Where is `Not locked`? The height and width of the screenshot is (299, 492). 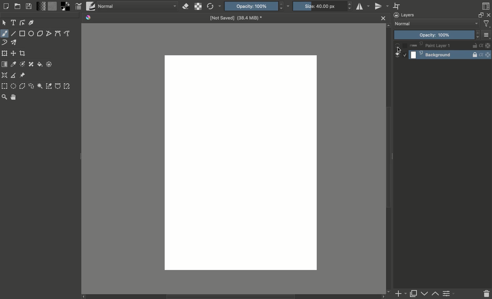
Not locked is located at coordinates (475, 45).